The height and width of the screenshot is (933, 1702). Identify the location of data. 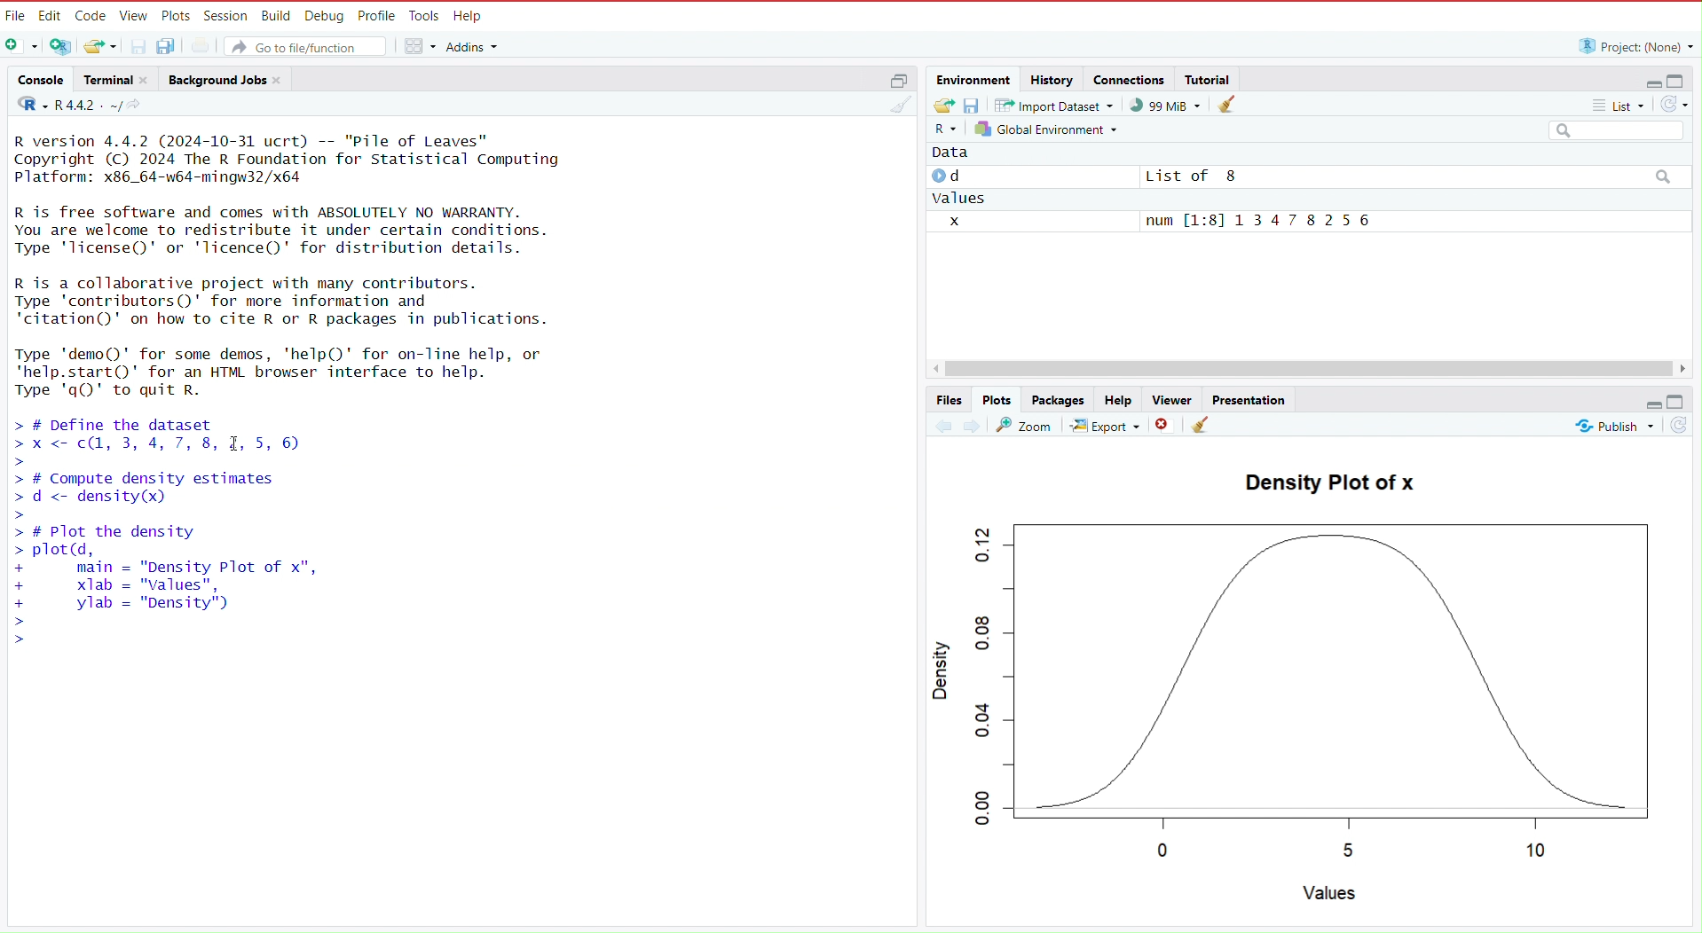
(953, 157).